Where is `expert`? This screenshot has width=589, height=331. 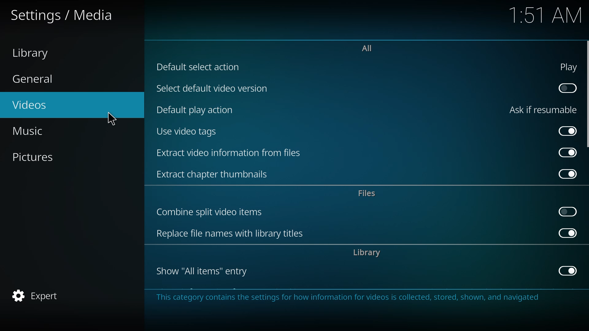
expert is located at coordinates (35, 295).